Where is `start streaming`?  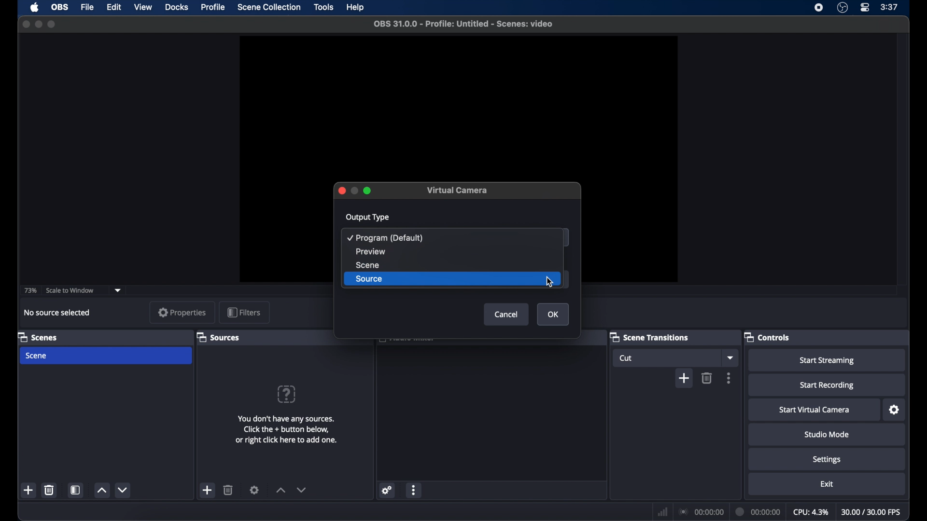 start streaming is located at coordinates (827, 361).